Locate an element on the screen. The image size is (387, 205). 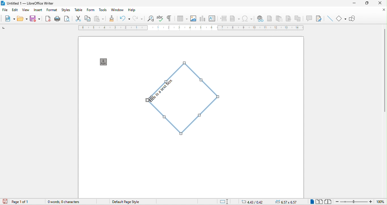
redo is located at coordinates (139, 19).